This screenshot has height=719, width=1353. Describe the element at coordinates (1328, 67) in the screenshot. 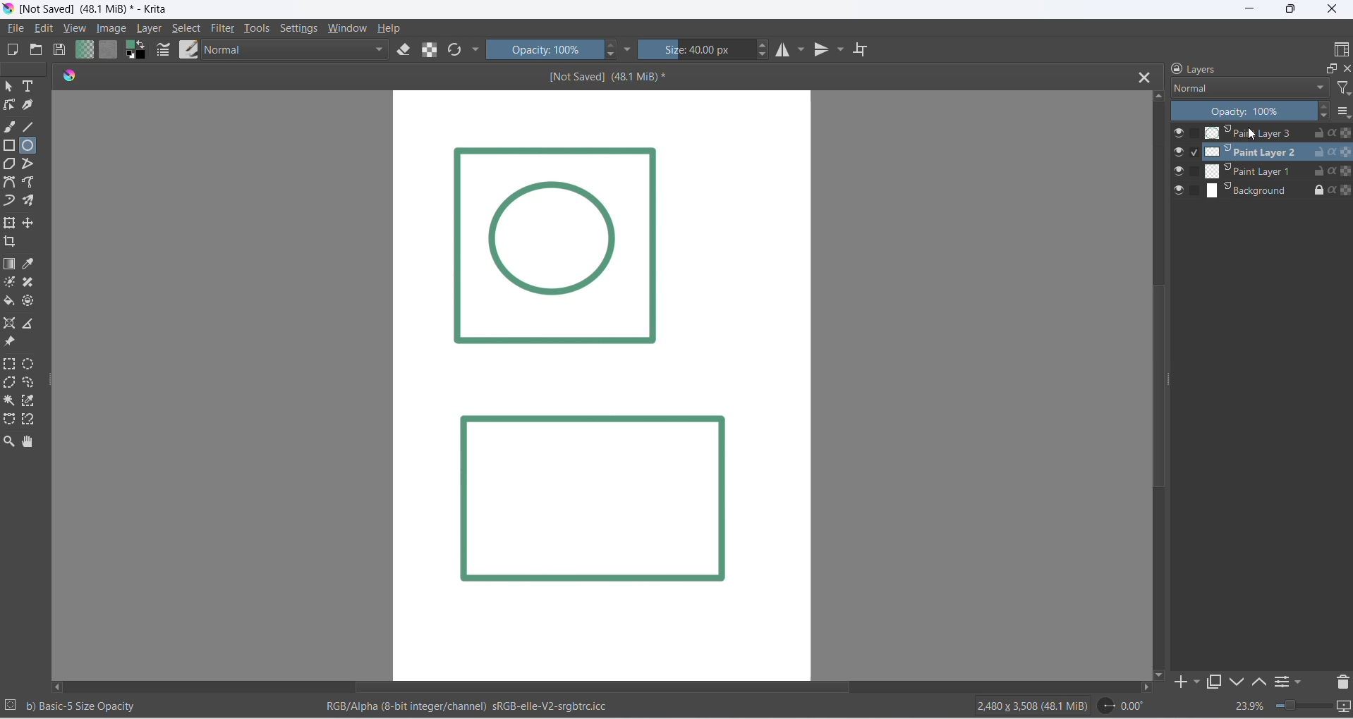

I see `maximize` at that location.